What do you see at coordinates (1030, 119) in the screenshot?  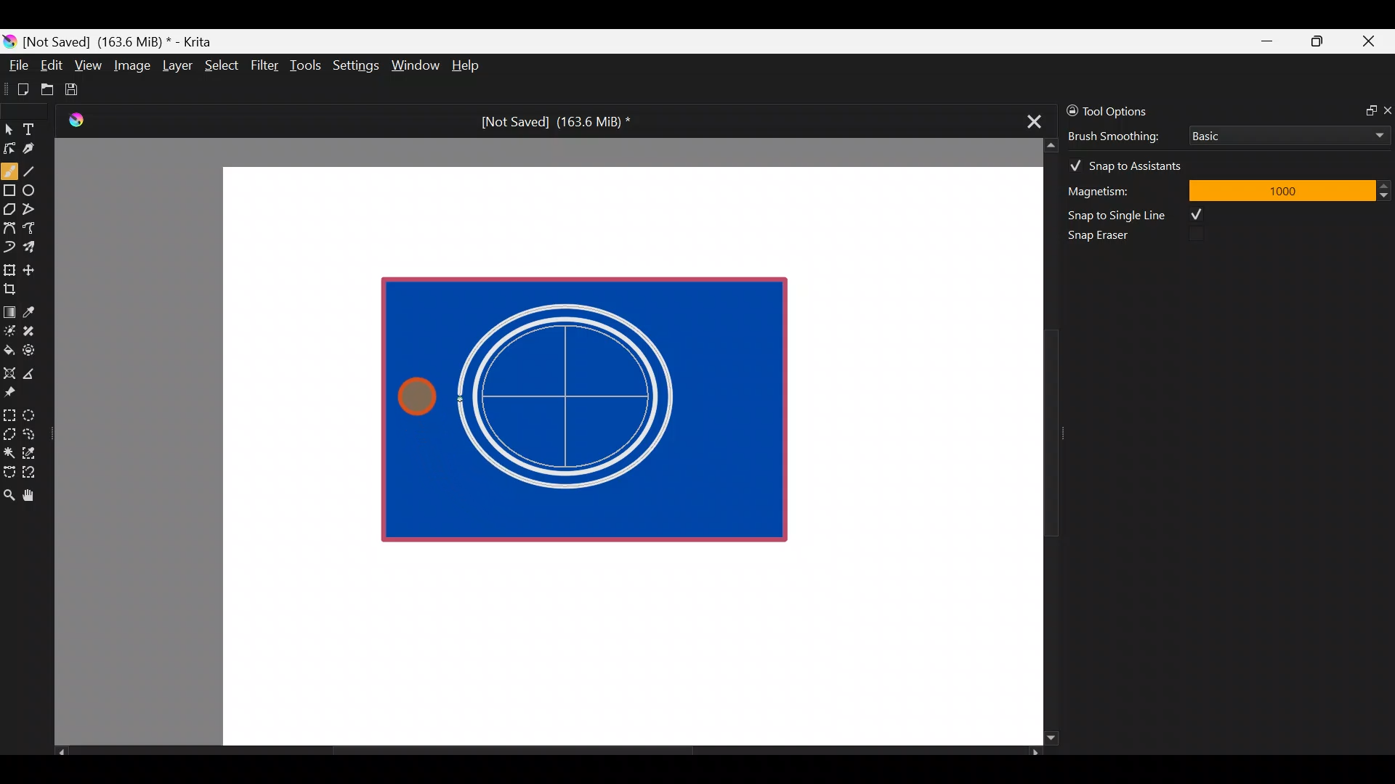 I see `Close tab` at bounding box center [1030, 119].